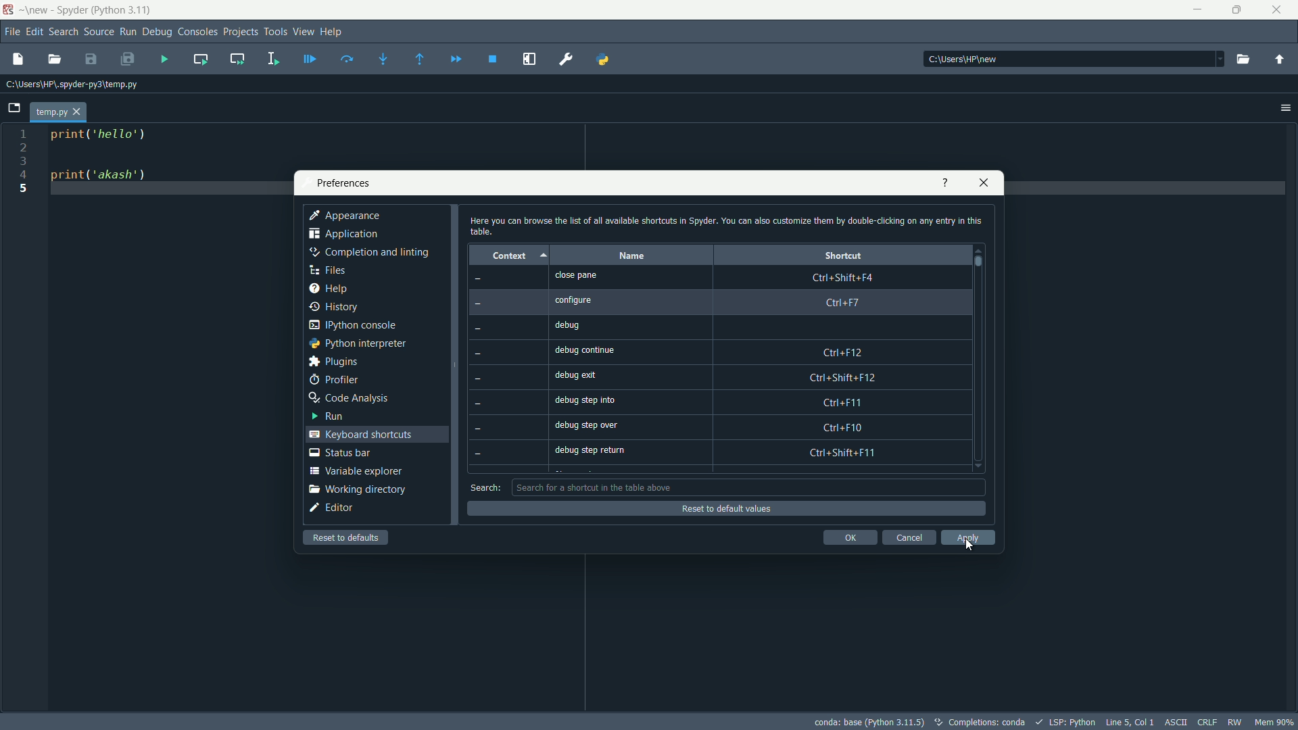 This screenshot has width=1298, height=730. Describe the element at coordinates (982, 183) in the screenshot. I see `close` at that location.